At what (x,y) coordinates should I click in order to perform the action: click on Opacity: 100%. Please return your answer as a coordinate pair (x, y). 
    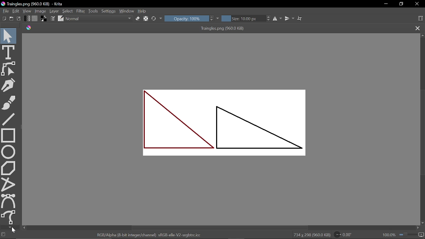
    Looking at the image, I should click on (186, 18).